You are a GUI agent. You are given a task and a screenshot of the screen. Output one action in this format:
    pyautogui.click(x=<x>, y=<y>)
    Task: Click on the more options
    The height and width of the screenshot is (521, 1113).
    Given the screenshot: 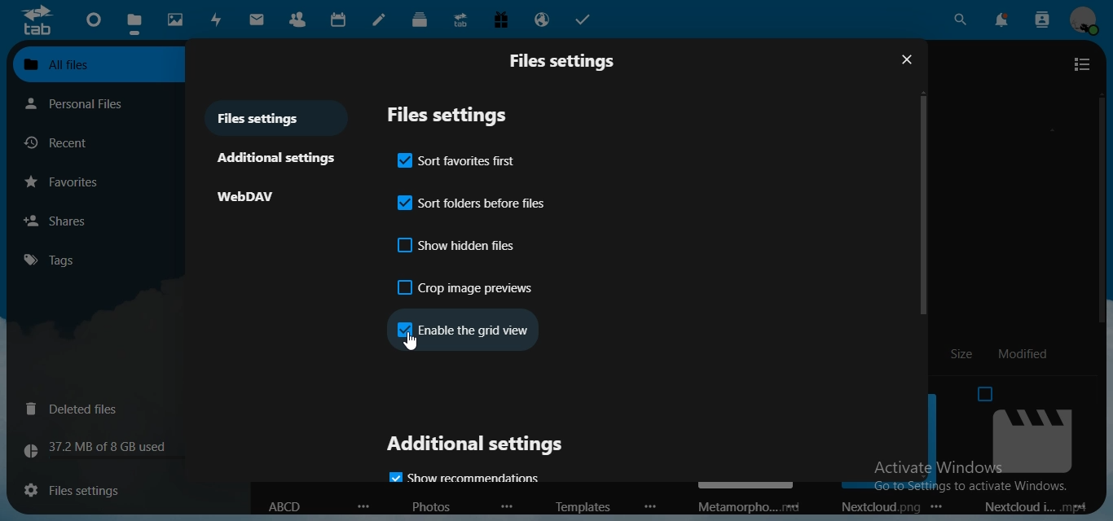 What is the action you would take?
    pyautogui.click(x=794, y=505)
    